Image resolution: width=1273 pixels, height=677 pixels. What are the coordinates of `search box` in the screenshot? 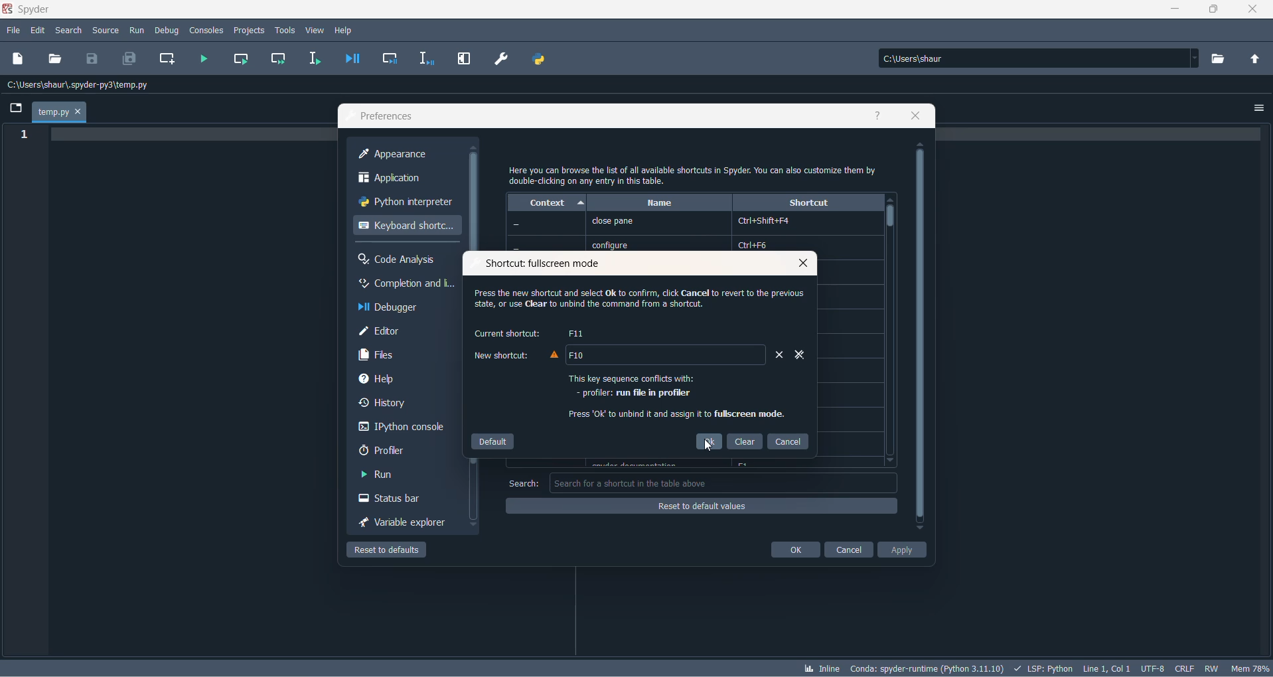 It's located at (725, 483).